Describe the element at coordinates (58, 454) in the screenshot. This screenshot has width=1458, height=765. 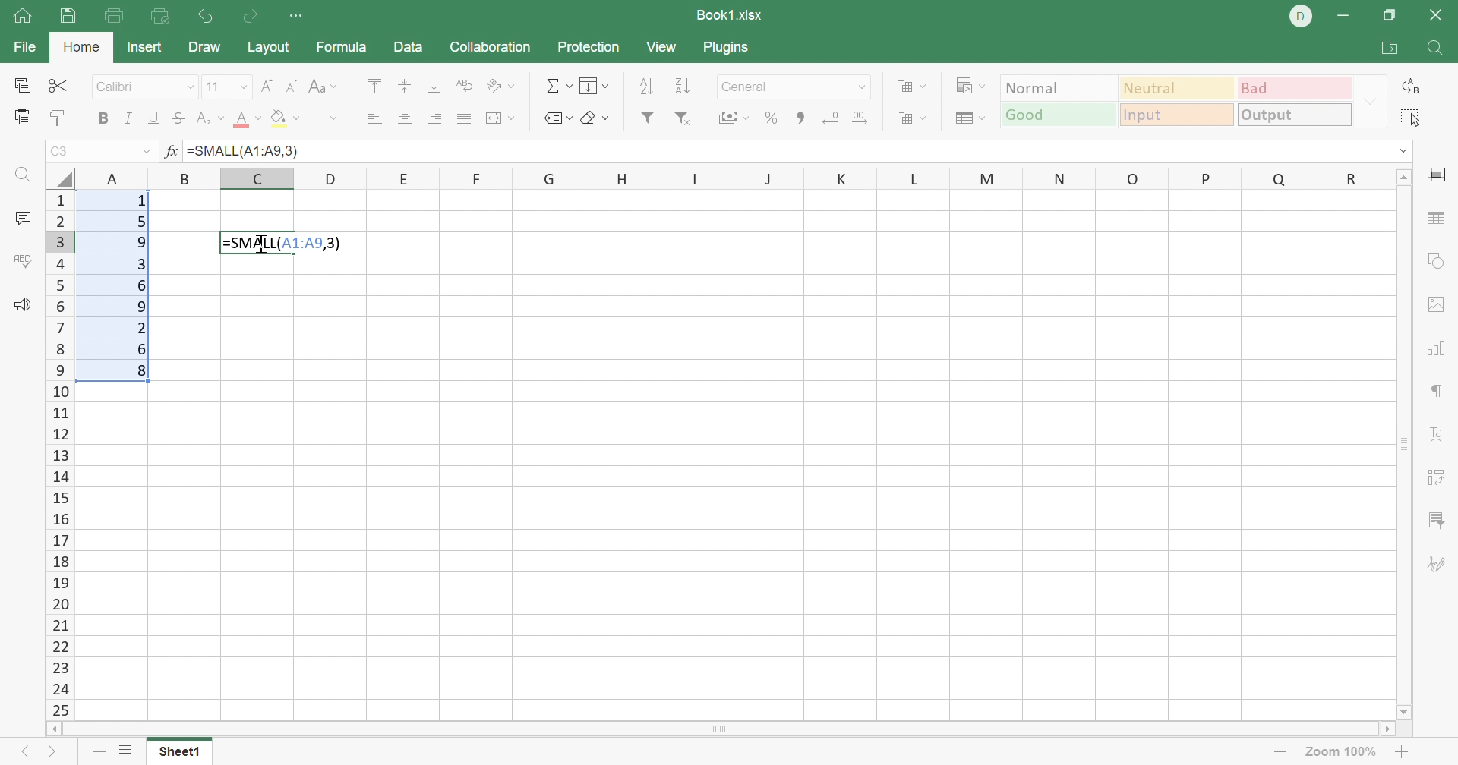
I see `Row names` at that location.